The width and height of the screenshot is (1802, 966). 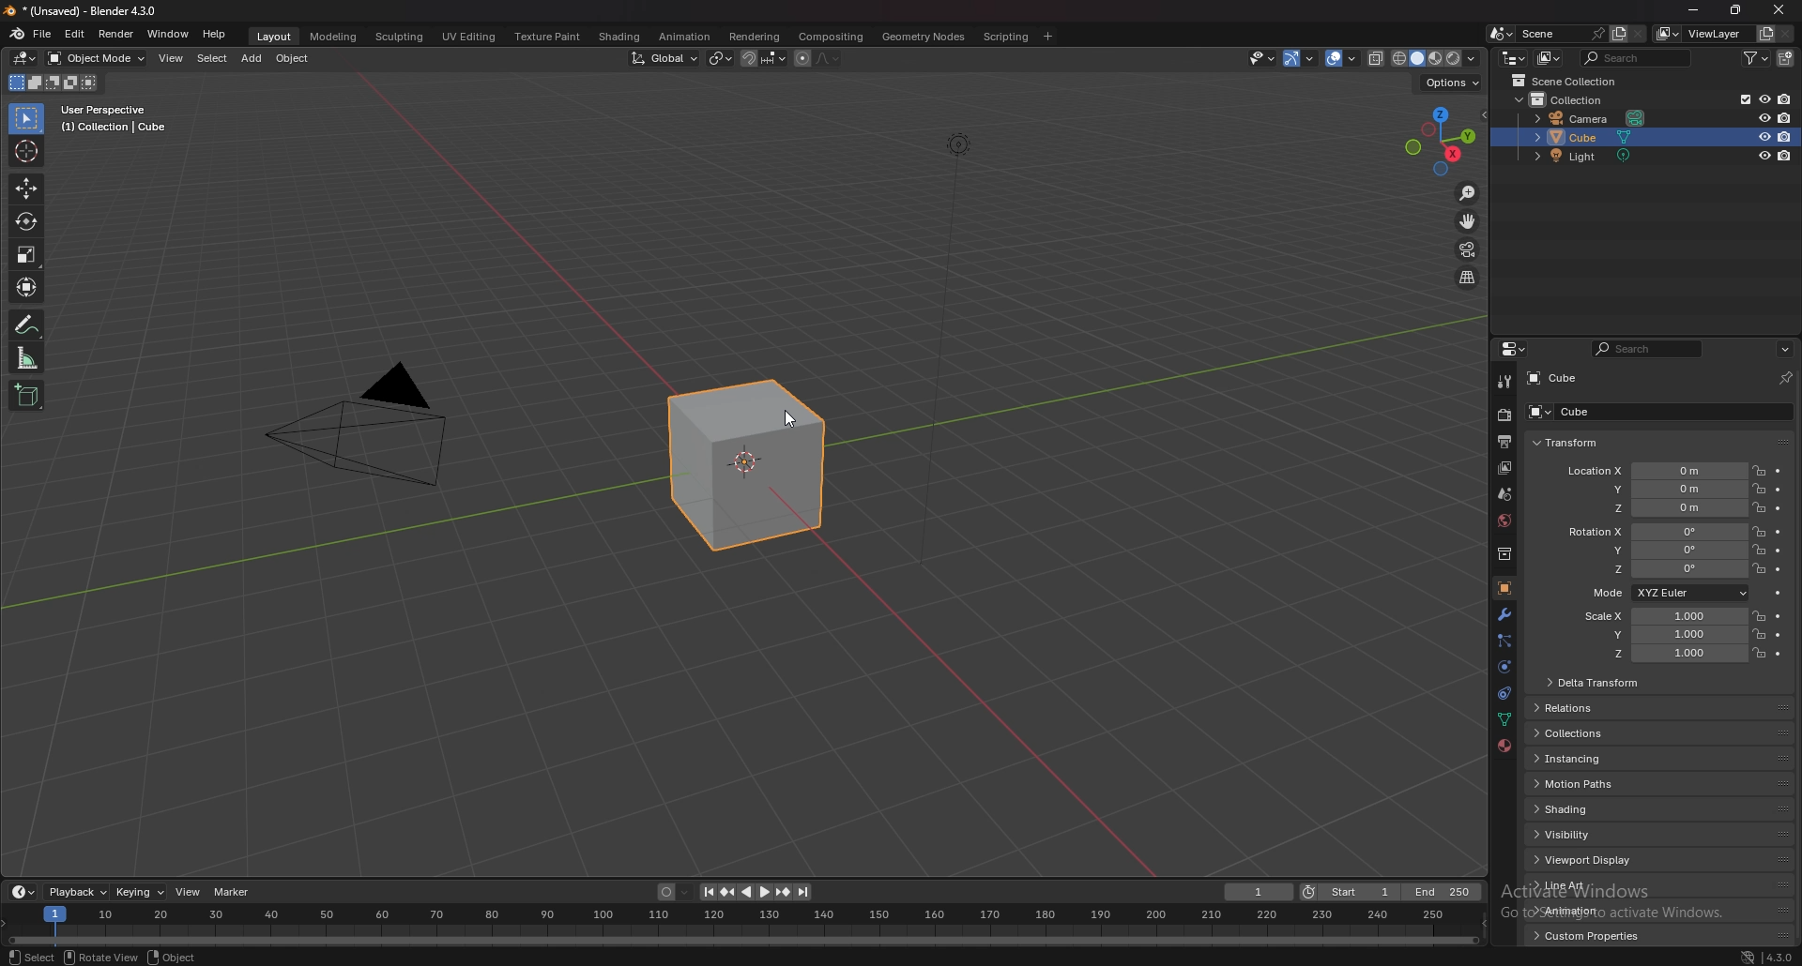 I want to click on PYRAMID, so click(x=373, y=428).